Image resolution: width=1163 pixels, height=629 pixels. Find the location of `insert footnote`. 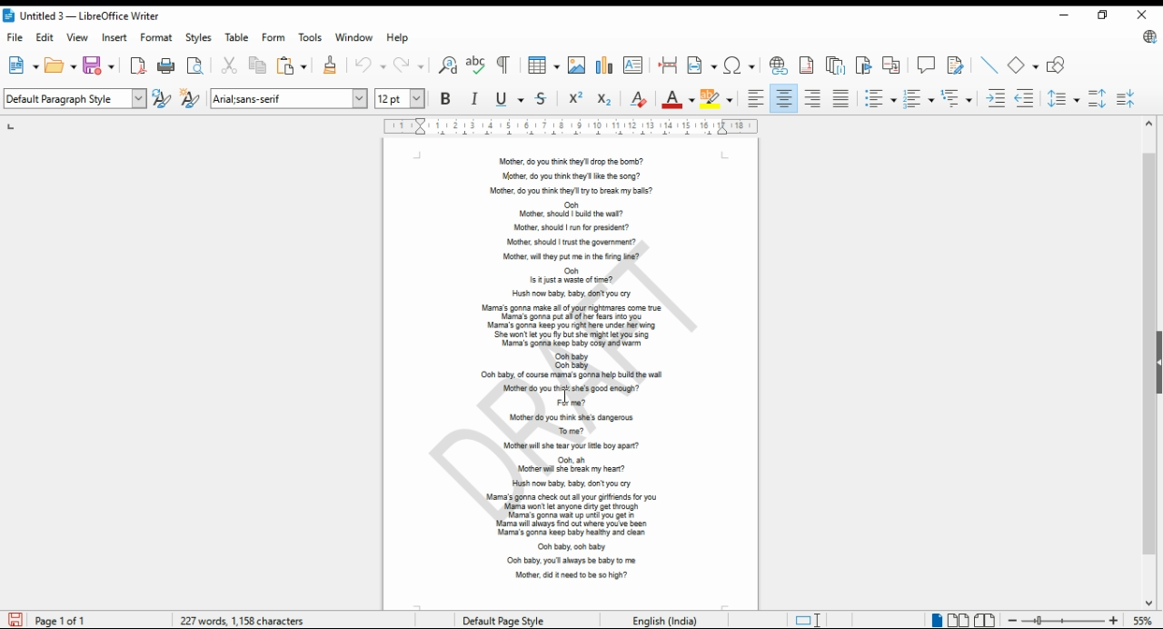

insert footnote is located at coordinates (808, 65).